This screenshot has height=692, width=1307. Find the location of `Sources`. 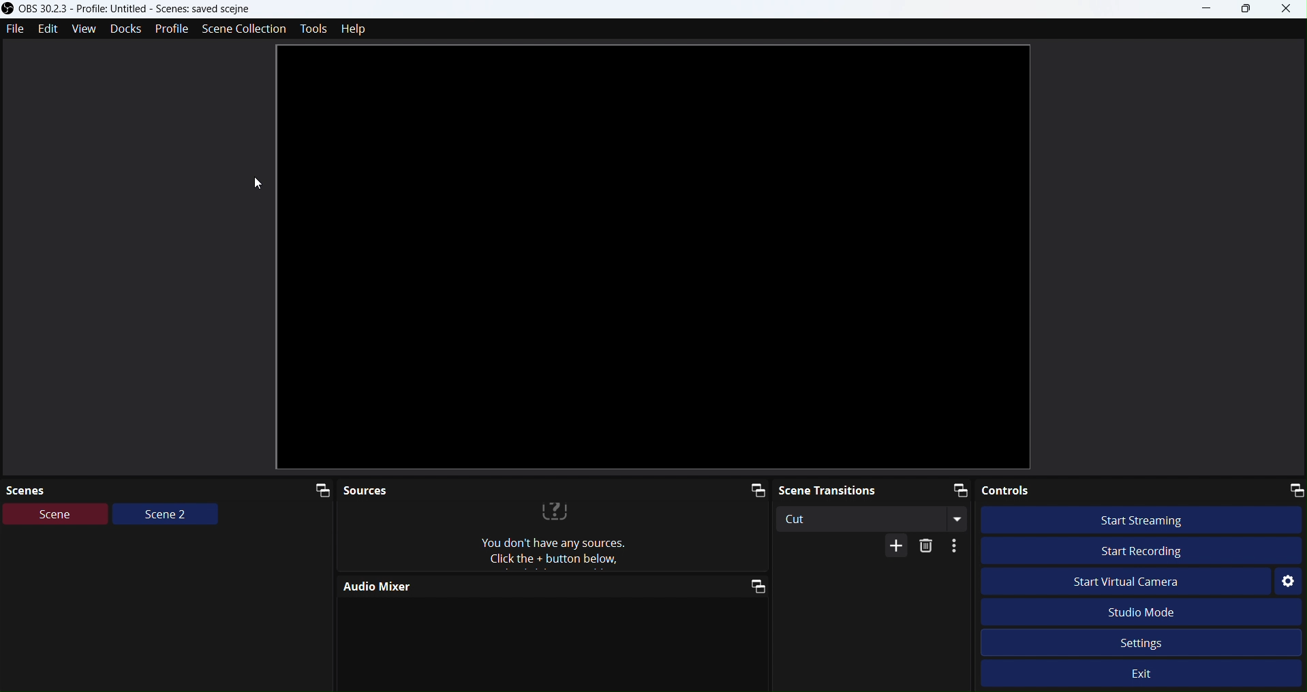

Sources is located at coordinates (555, 492).